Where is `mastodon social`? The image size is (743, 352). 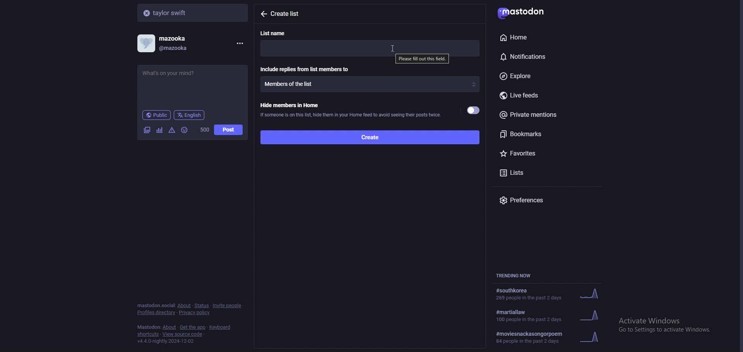 mastodon social is located at coordinates (156, 306).